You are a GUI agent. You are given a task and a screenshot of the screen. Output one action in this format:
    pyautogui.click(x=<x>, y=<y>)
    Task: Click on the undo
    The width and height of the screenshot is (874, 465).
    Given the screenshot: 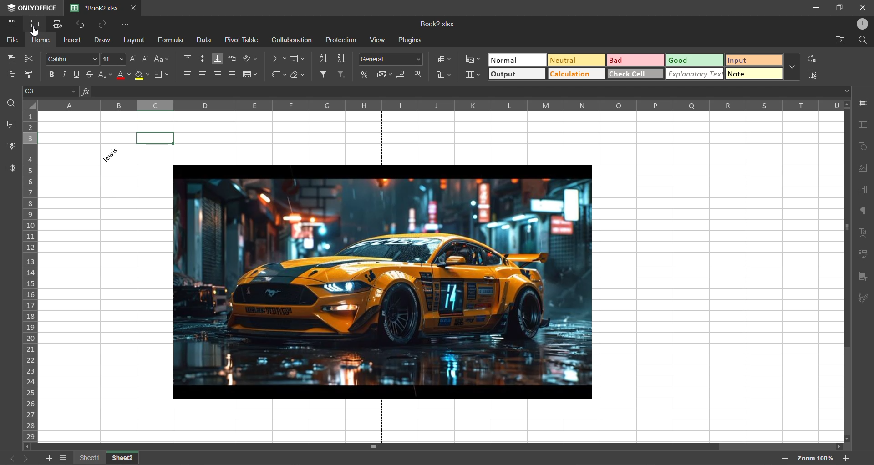 What is the action you would take?
    pyautogui.click(x=81, y=24)
    